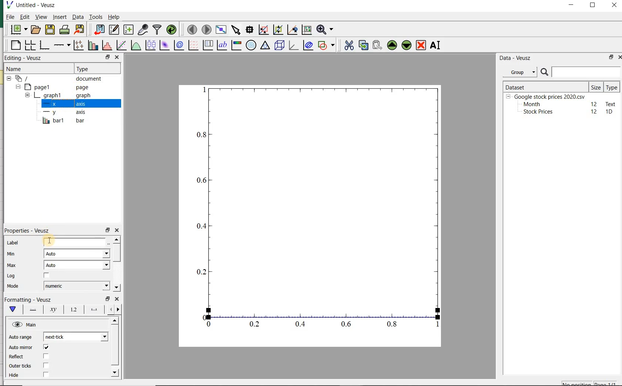 Image resolution: width=622 pixels, height=386 pixels. What do you see at coordinates (17, 357) in the screenshot?
I see `Reflect` at bounding box center [17, 357].